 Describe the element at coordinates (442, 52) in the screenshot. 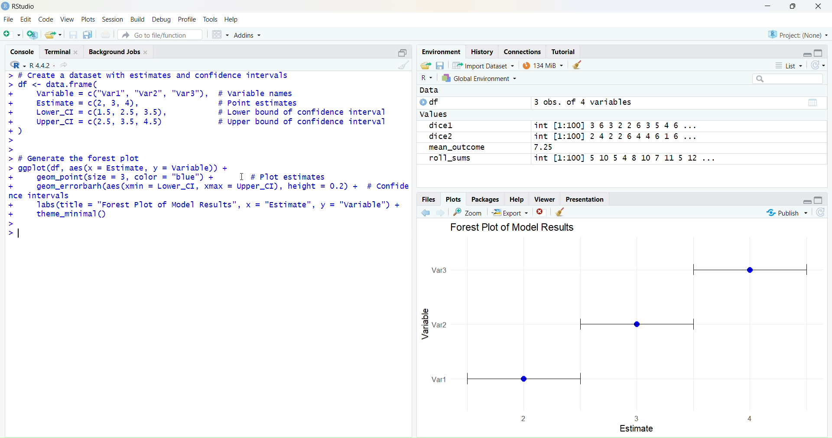

I see `Environment` at that location.